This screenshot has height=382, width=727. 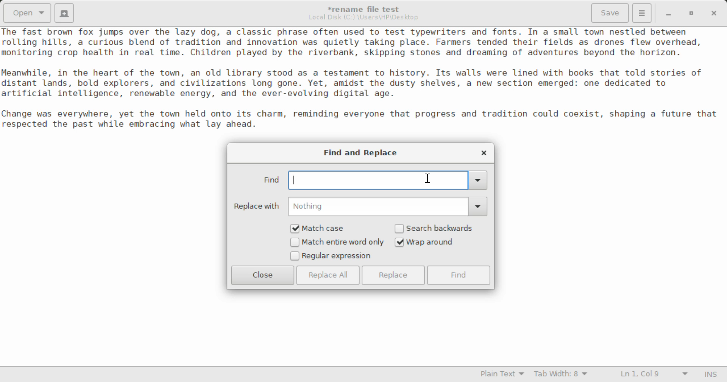 What do you see at coordinates (323, 228) in the screenshot?
I see `Match Case` at bounding box center [323, 228].